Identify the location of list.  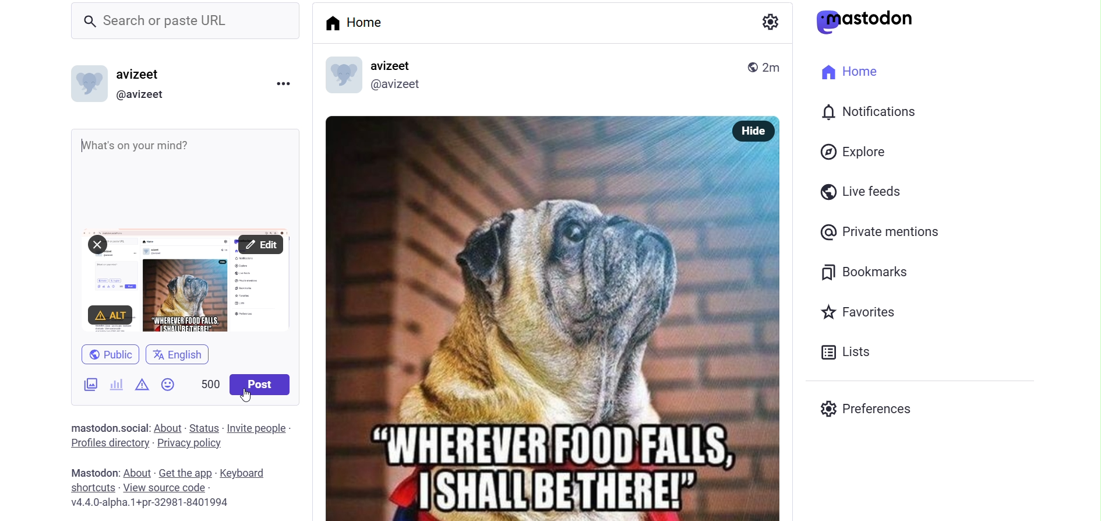
(852, 354).